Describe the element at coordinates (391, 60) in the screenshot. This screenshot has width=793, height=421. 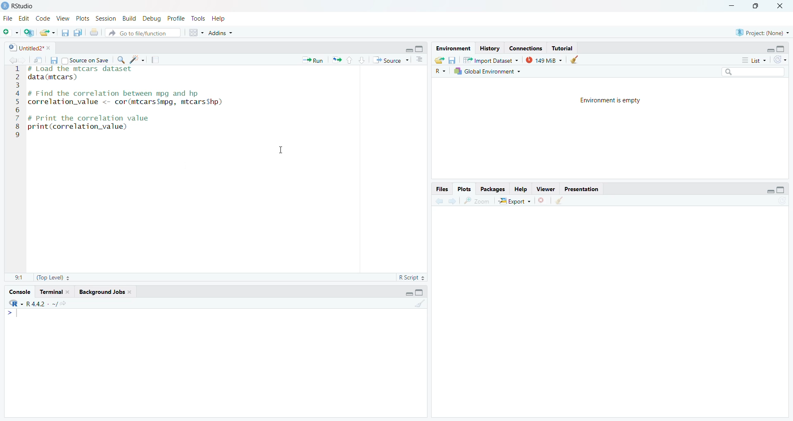
I see `Source the contents of the active document` at that location.